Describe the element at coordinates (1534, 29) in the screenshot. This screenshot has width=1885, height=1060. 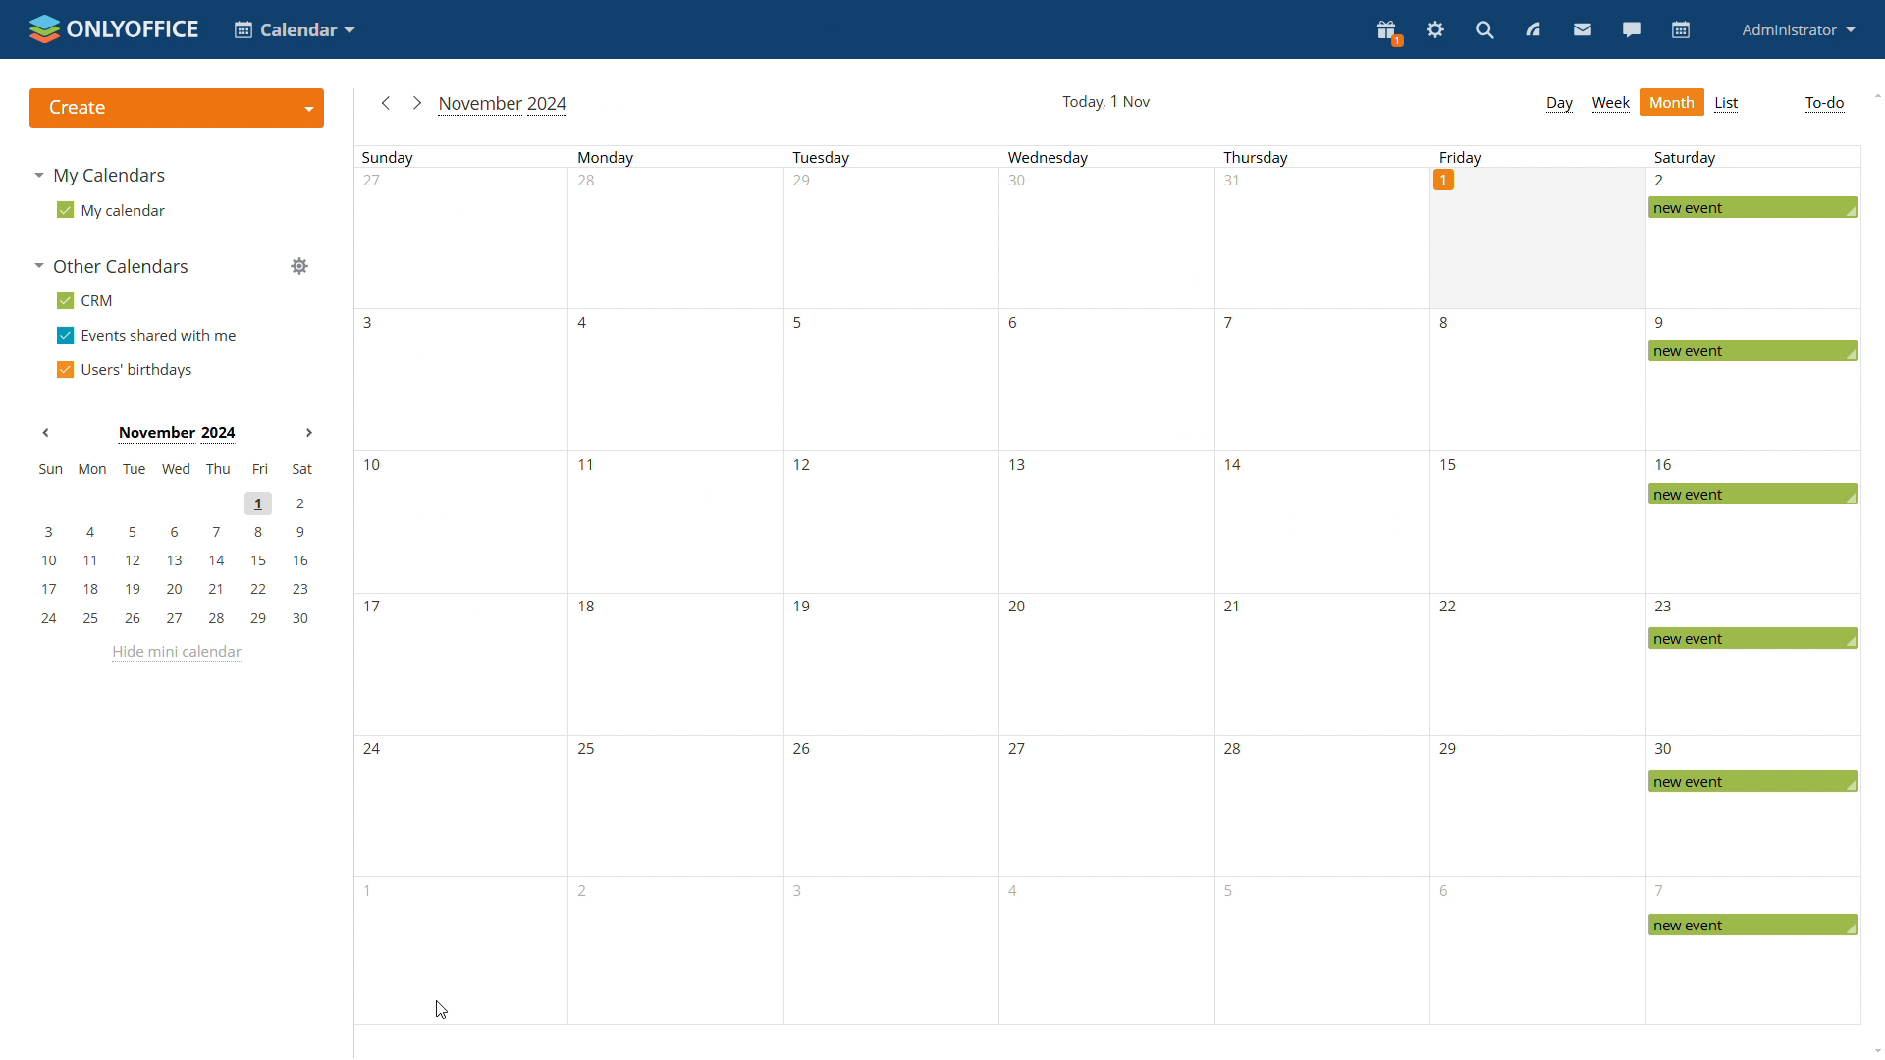
I see `view` at that location.